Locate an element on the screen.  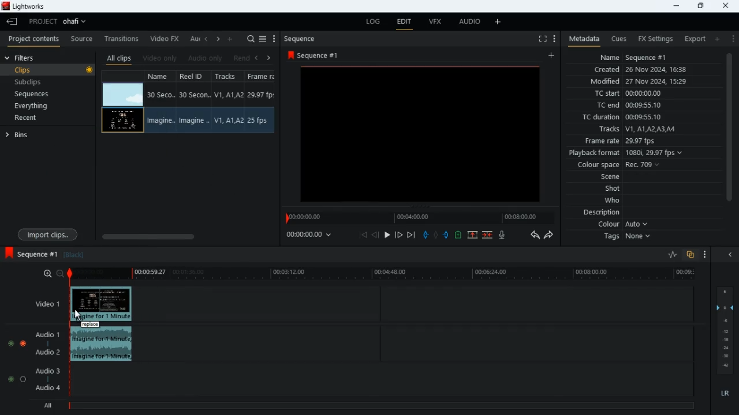
layers is located at coordinates (727, 330).